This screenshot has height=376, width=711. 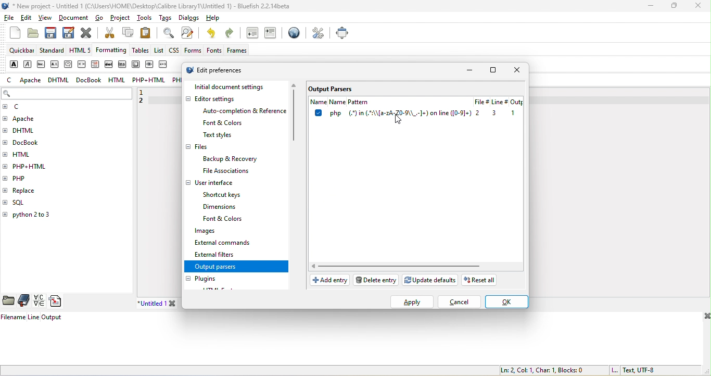 What do you see at coordinates (28, 64) in the screenshot?
I see `emphasis` at bounding box center [28, 64].